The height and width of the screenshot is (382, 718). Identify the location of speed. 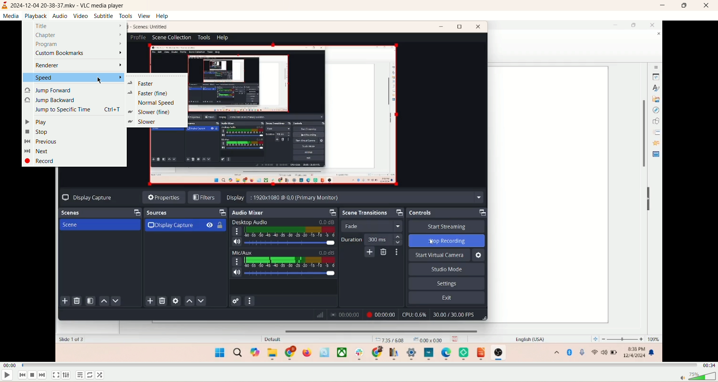
(73, 78).